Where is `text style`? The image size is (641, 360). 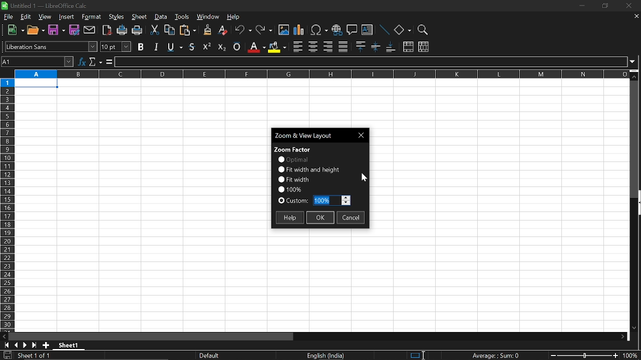 text style is located at coordinates (51, 46).